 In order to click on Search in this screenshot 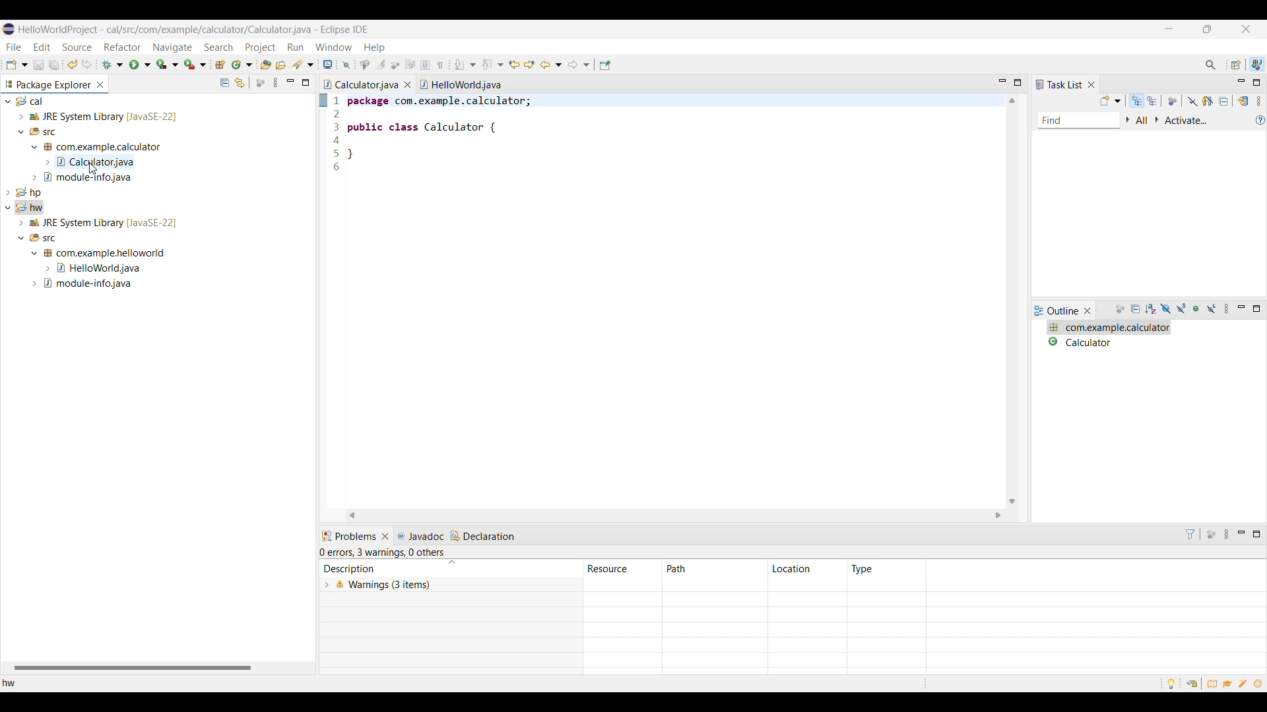, I will do `click(219, 47)`.